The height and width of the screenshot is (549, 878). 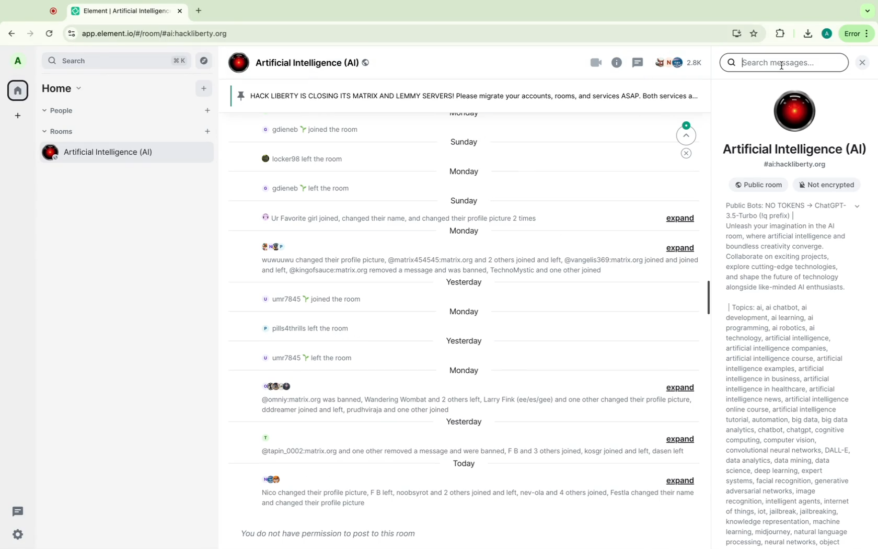 What do you see at coordinates (317, 160) in the screenshot?
I see `message` at bounding box center [317, 160].